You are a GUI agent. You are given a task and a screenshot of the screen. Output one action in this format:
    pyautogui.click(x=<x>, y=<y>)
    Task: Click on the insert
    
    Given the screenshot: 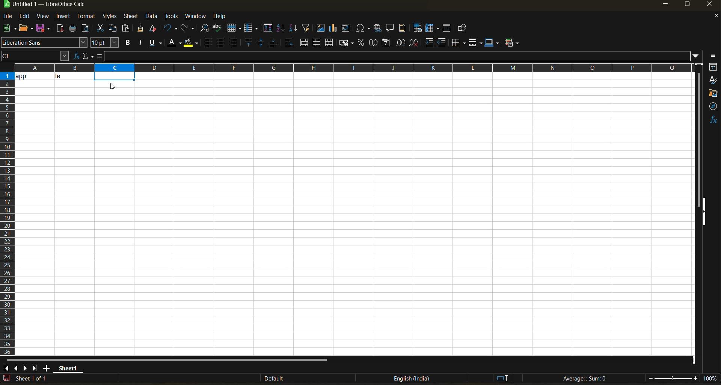 What is the action you would take?
    pyautogui.click(x=63, y=17)
    